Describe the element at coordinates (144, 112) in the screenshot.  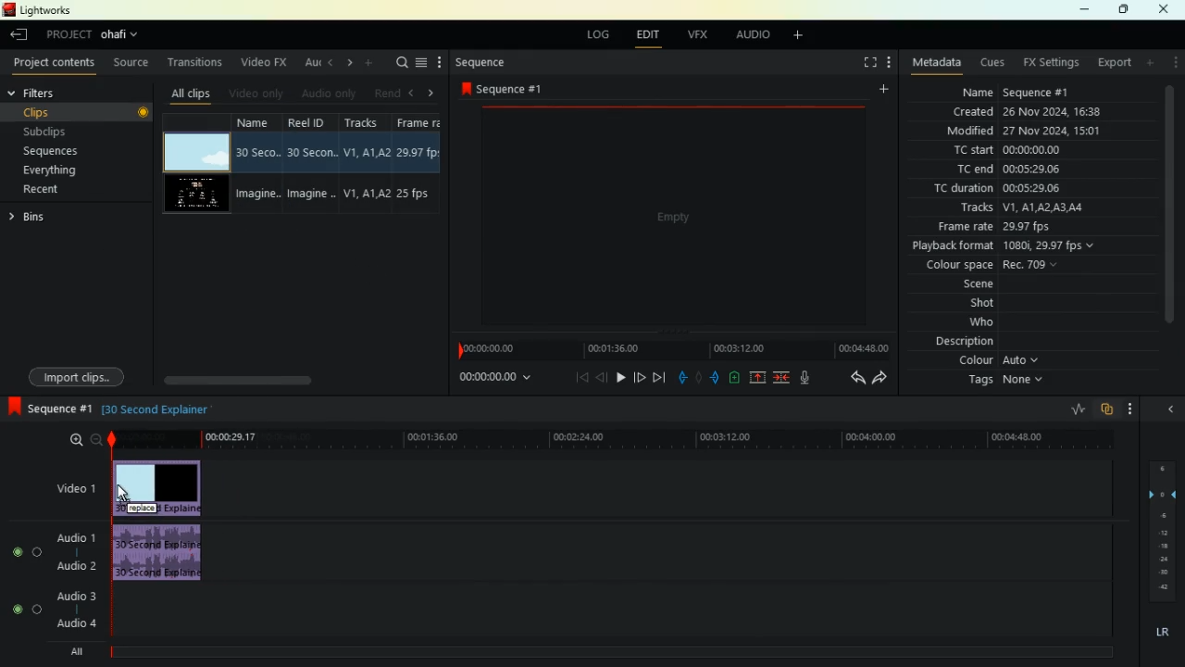
I see `Record` at that location.